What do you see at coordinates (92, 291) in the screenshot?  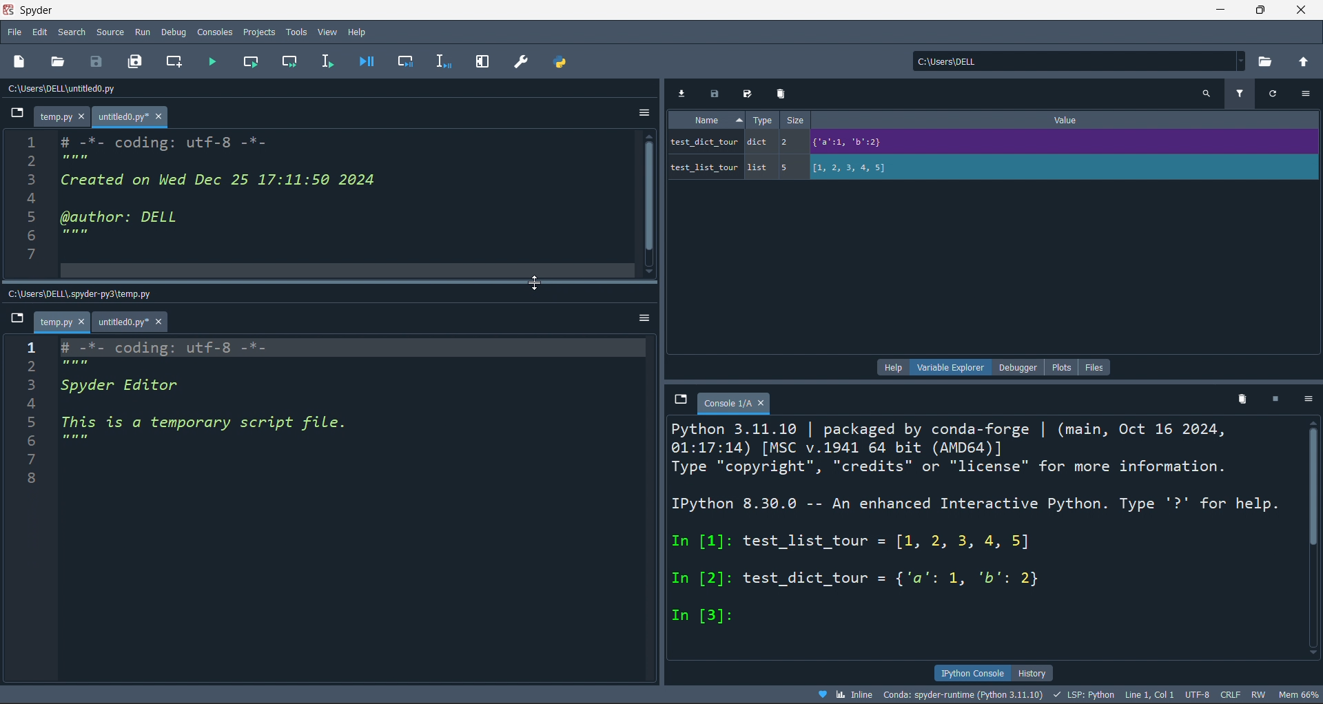 I see `C:\Users\DELL\.spyder-py3\temp.py` at bounding box center [92, 291].